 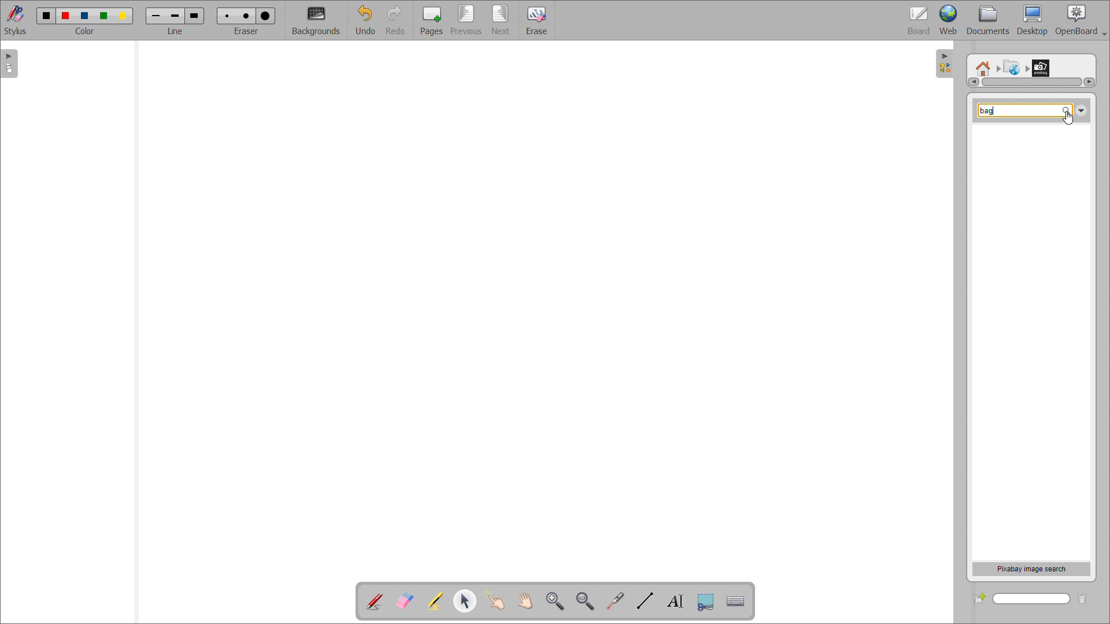 I want to click on eraser, so click(x=248, y=30).